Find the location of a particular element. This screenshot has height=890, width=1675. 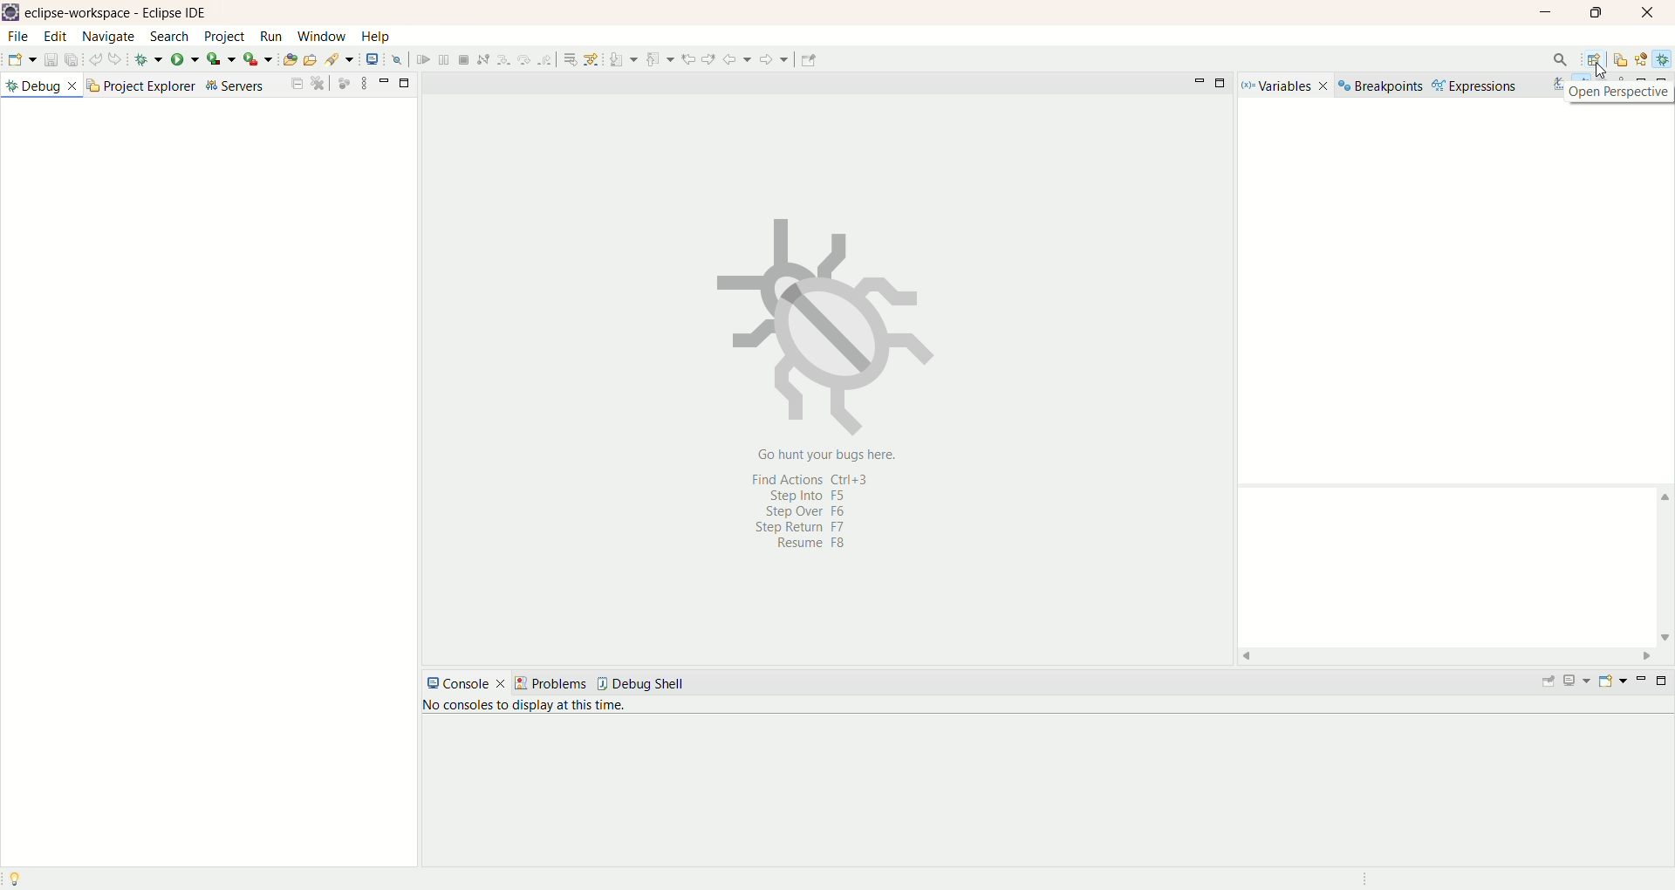

servers is located at coordinates (240, 86).